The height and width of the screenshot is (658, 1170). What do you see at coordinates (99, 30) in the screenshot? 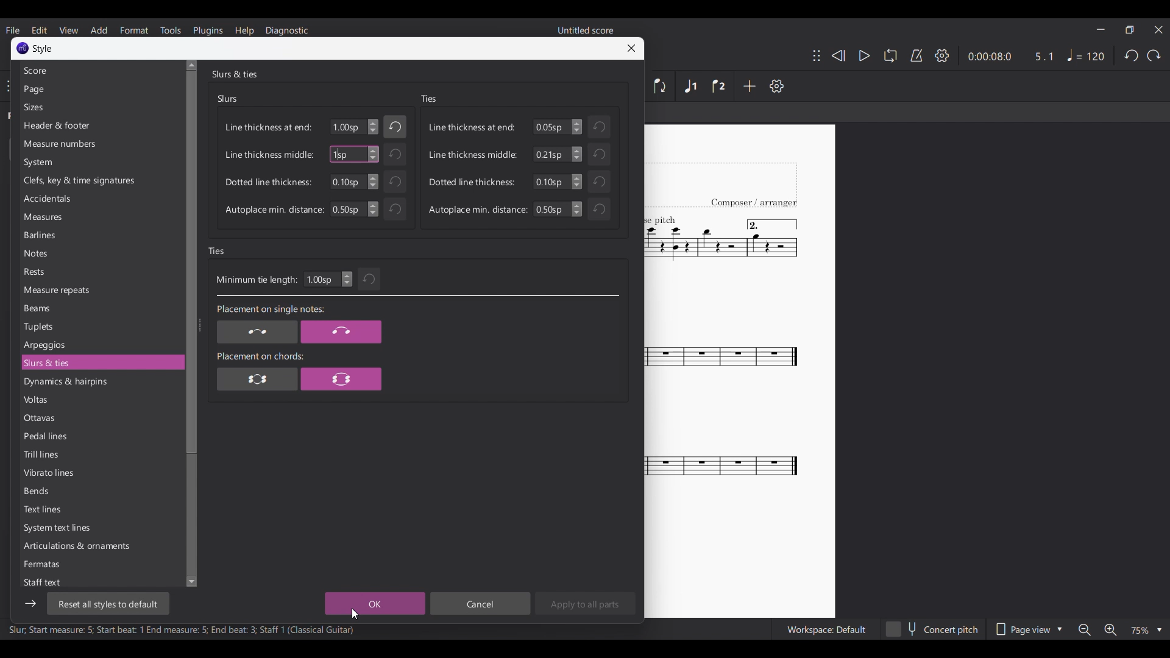
I see `Add menu` at bounding box center [99, 30].